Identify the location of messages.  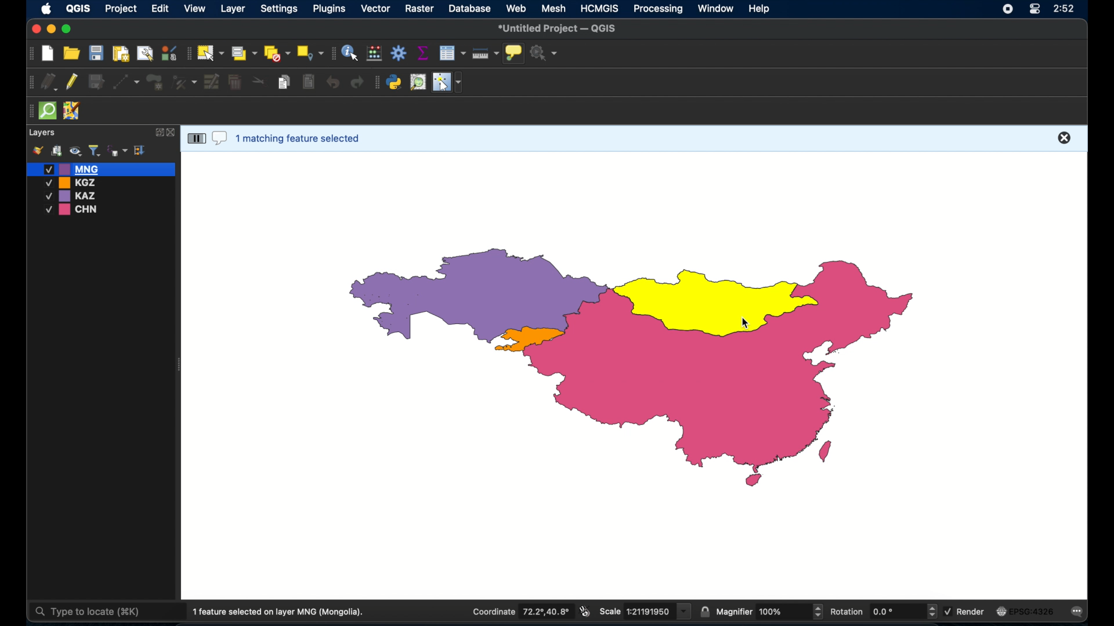
(1079, 612).